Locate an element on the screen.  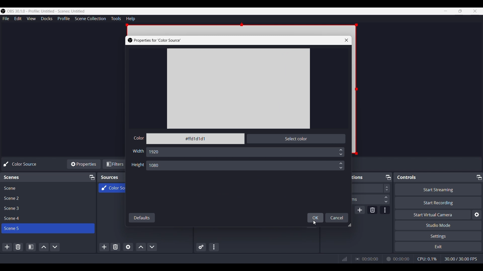
Add Sources is located at coordinates (104, 247).